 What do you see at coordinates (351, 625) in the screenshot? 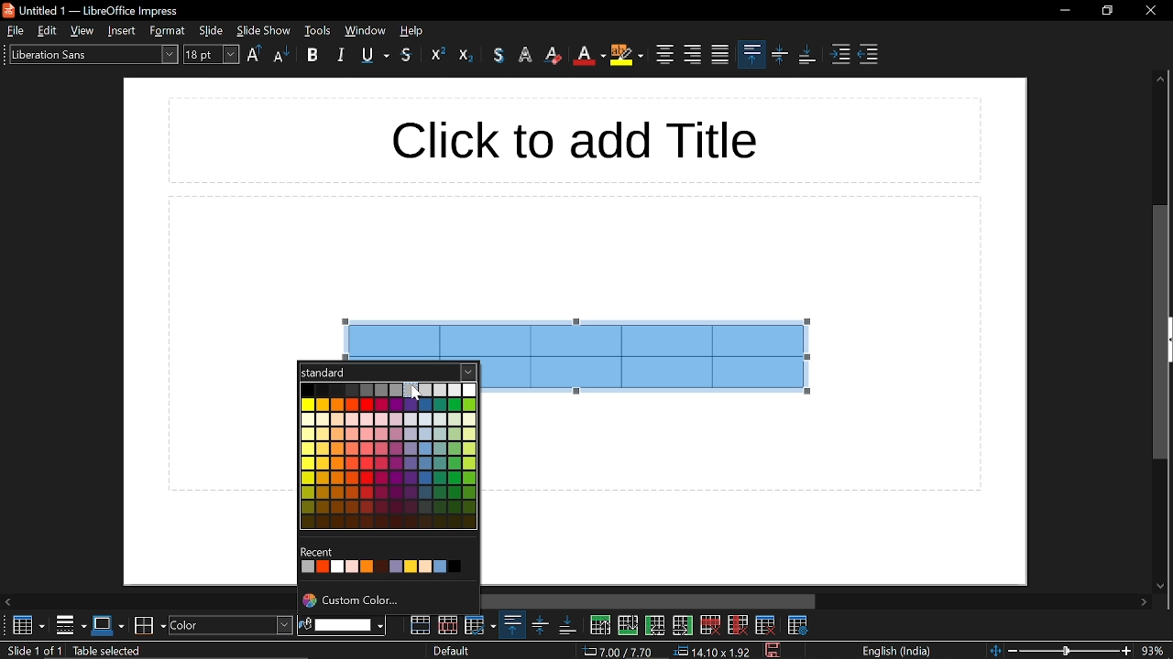
I see `fill color` at bounding box center [351, 625].